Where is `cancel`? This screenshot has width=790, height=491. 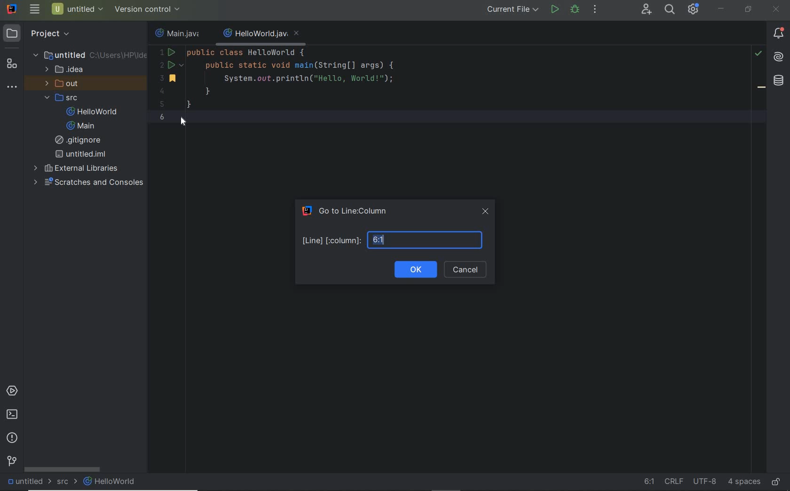 cancel is located at coordinates (466, 269).